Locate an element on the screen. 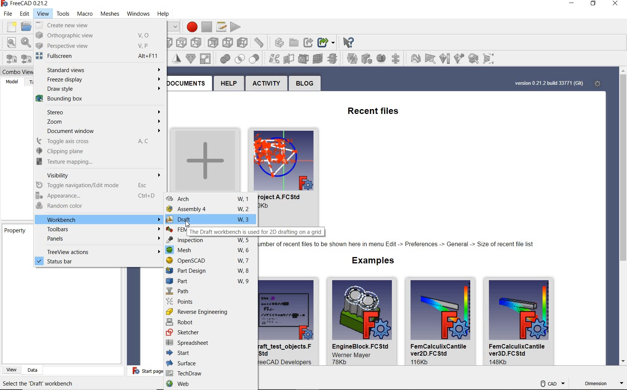  execute macro is located at coordinates (237, 26).